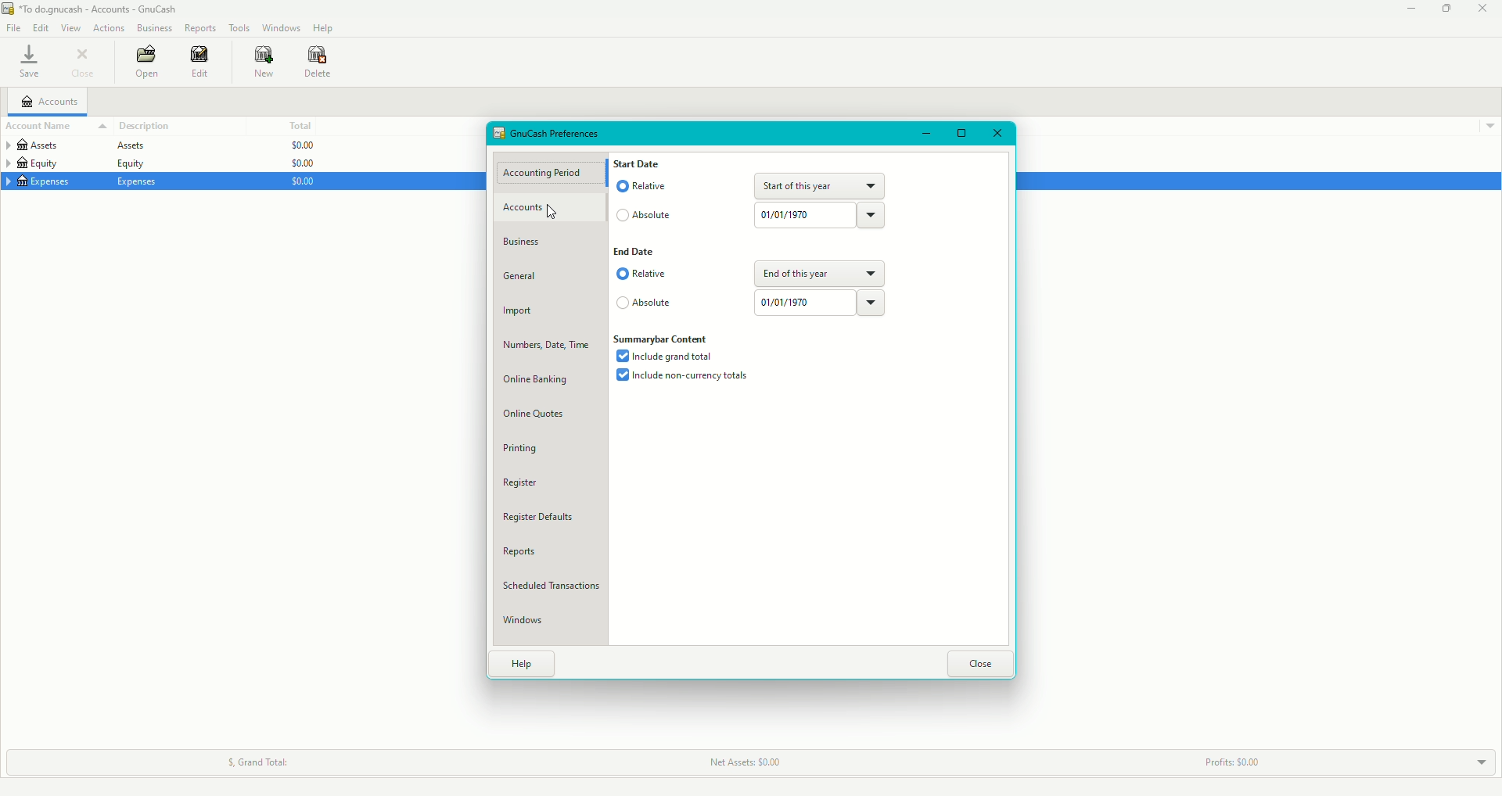 This screenshot has width=1502, height=796. What do you see at coordinates (544, 519) in the screenshot?
I see `Register Defaults` at bounding box center [544, 519].